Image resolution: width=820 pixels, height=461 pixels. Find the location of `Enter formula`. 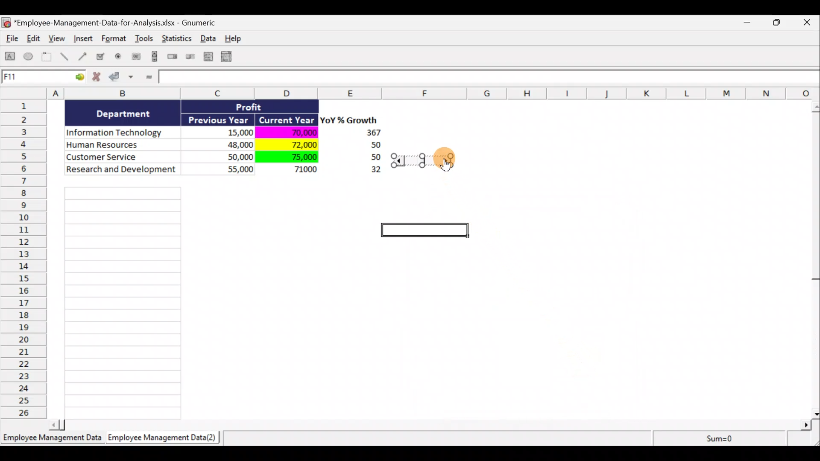

Enter formula is located at coordinates (148, 78).